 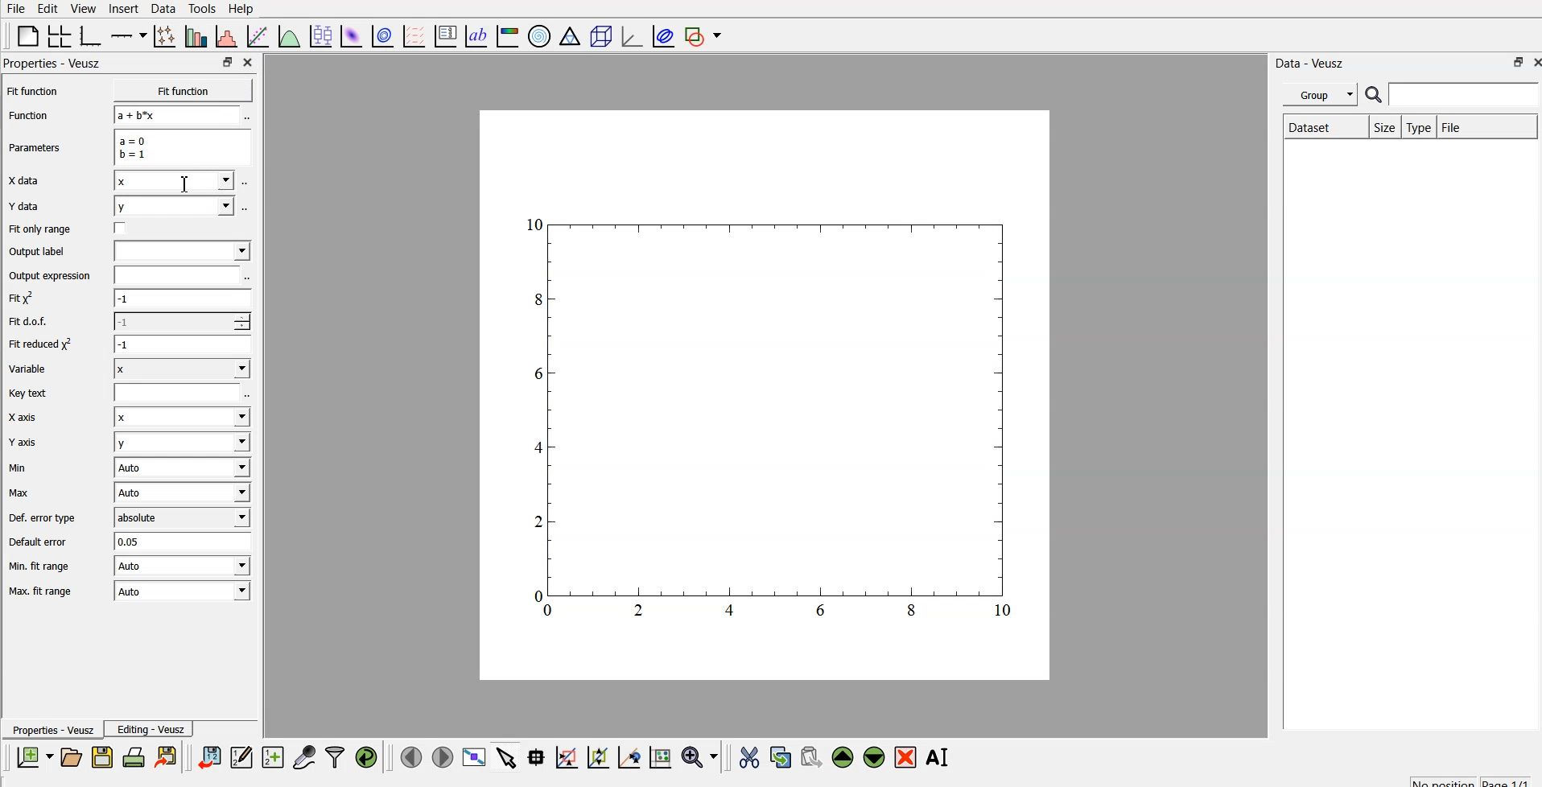 What do you see at coordinates (39, 542) in the screenshot?
I see `Default error` at bounding box center [39, 542].